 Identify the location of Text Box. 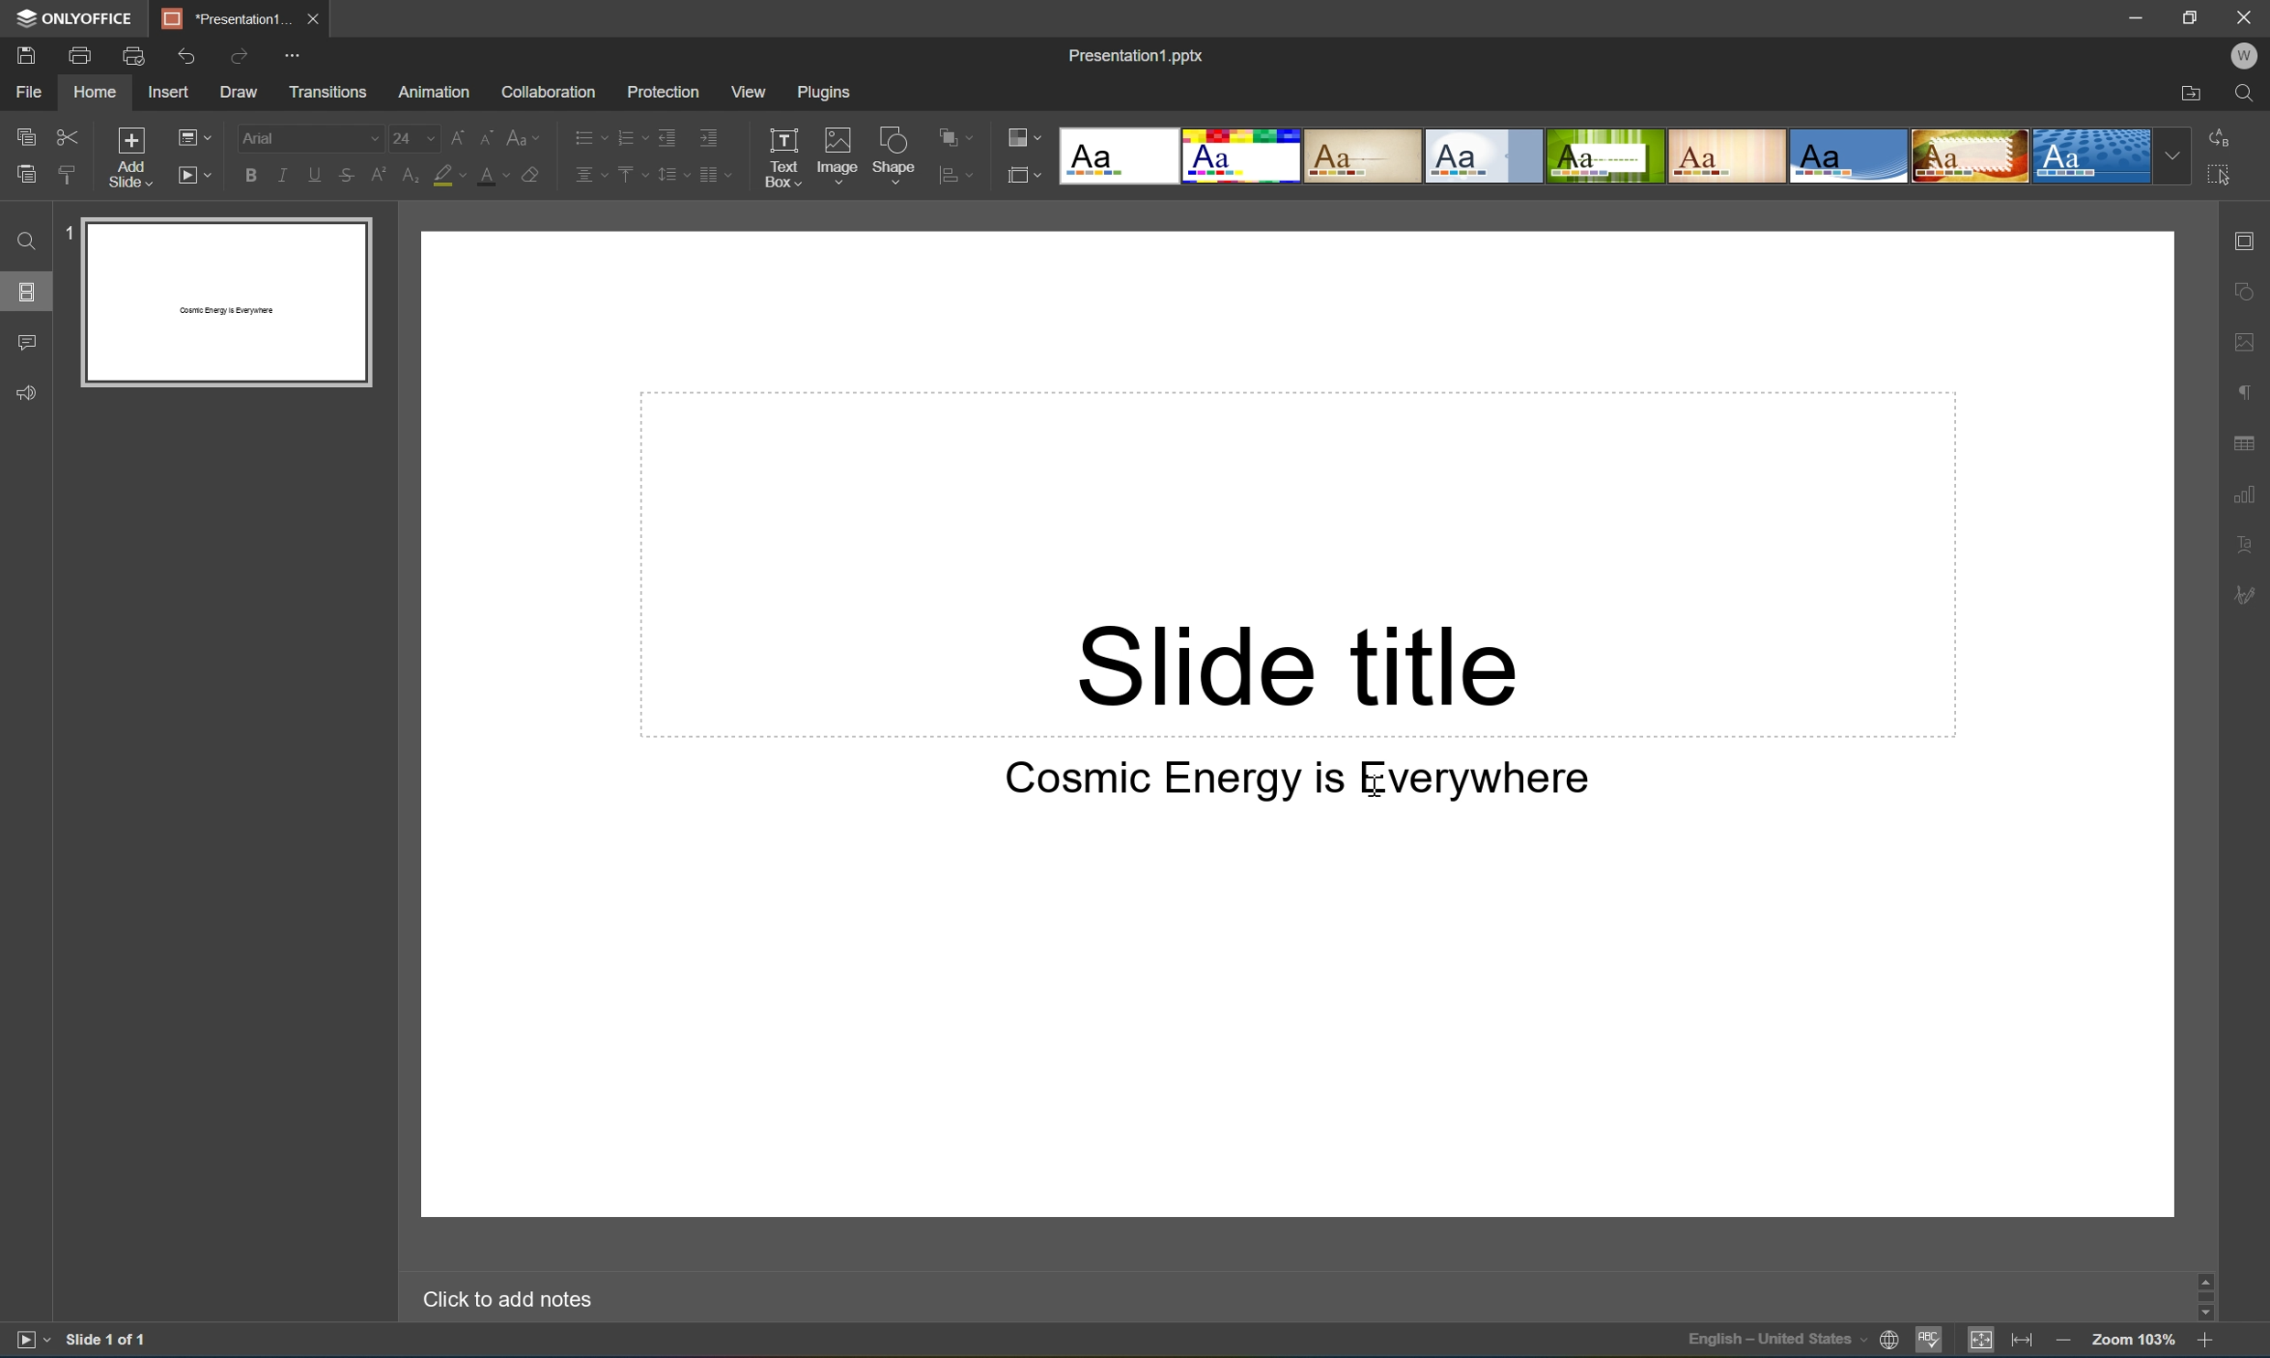
(786, 156).